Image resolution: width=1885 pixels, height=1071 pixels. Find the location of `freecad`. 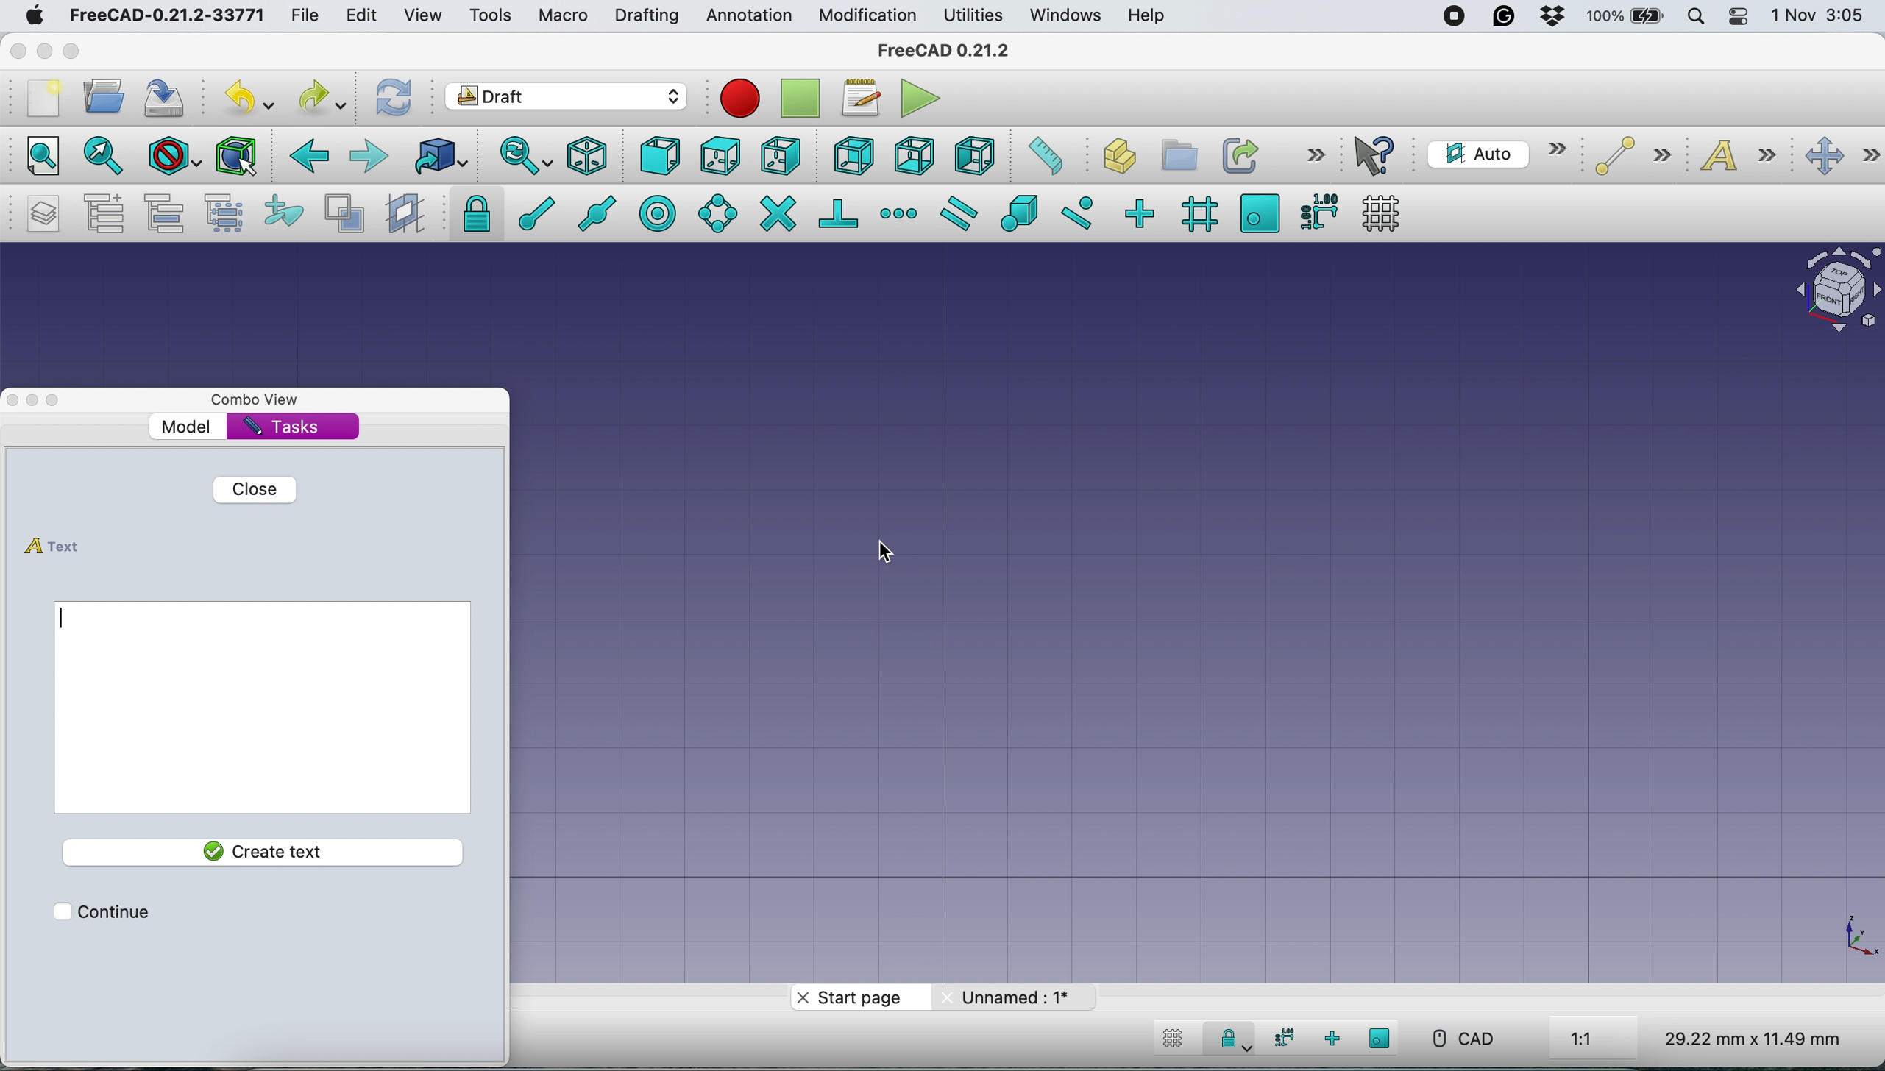

freecad is located at coordinates (163, 17).